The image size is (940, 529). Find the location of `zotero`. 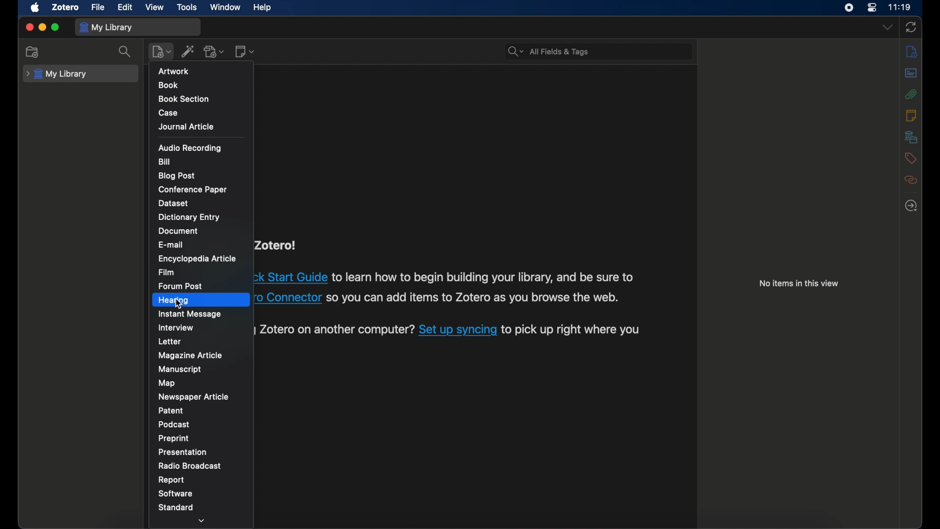

zotero is located at coordinates (64, 7).